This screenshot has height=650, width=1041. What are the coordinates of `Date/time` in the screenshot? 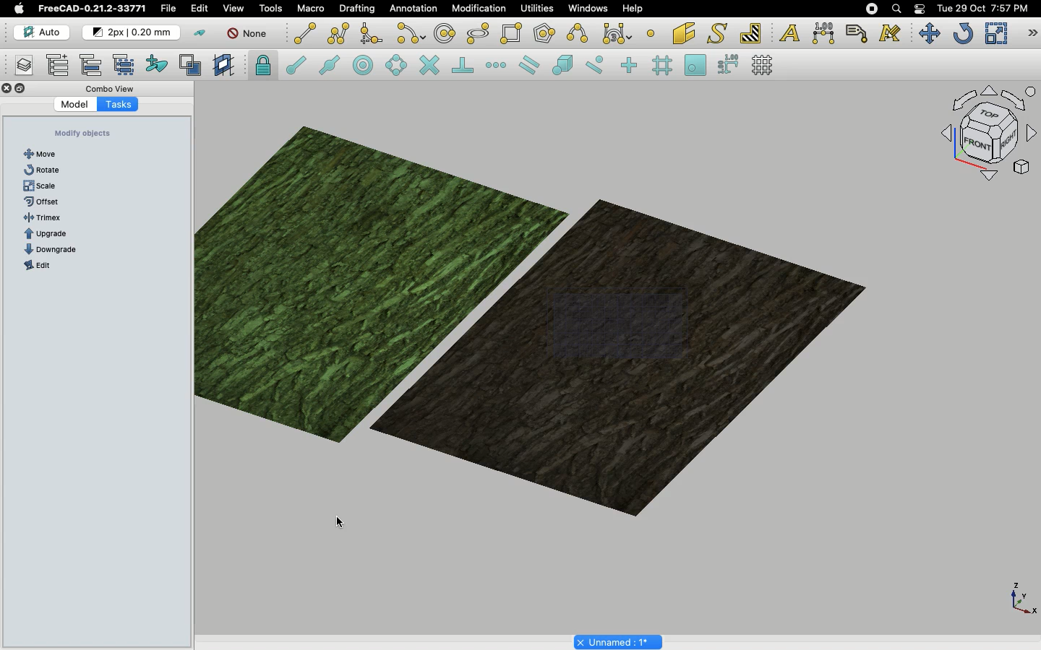 It's located at (982, 7).